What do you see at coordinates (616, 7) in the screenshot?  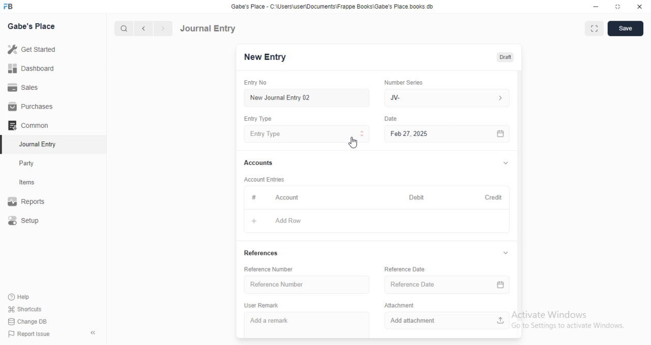 I see `Full screen` at bounding box center [616, 7].